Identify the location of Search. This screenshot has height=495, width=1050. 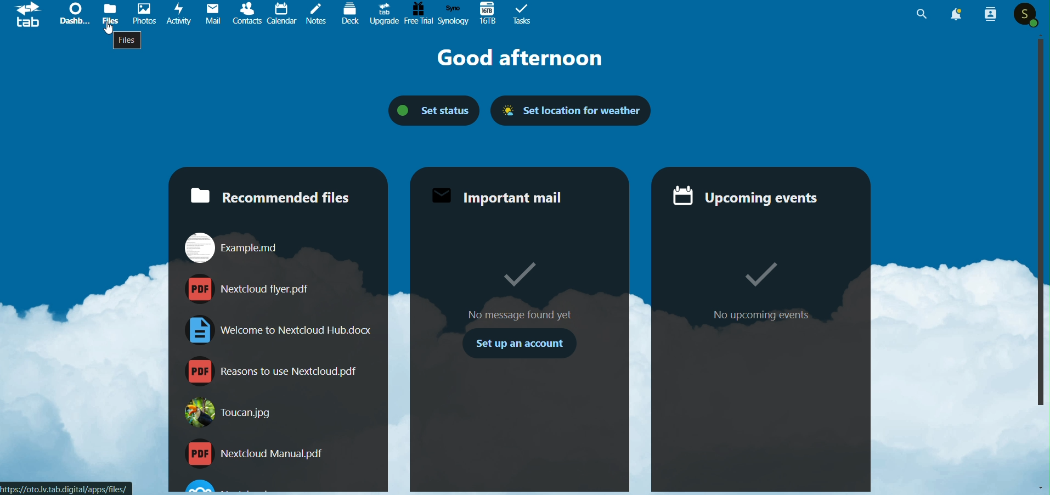
(920, 14).